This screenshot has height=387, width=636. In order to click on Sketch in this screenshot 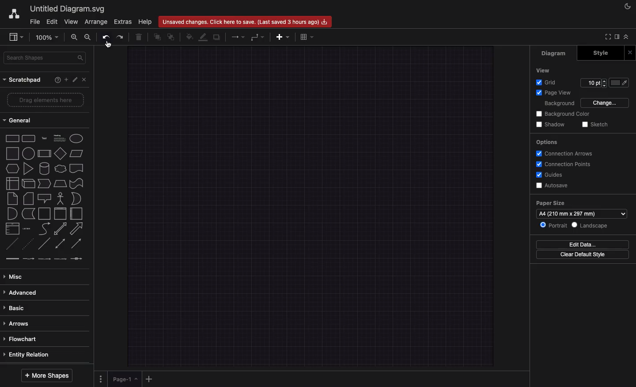, I will do `click(596, 125)`.